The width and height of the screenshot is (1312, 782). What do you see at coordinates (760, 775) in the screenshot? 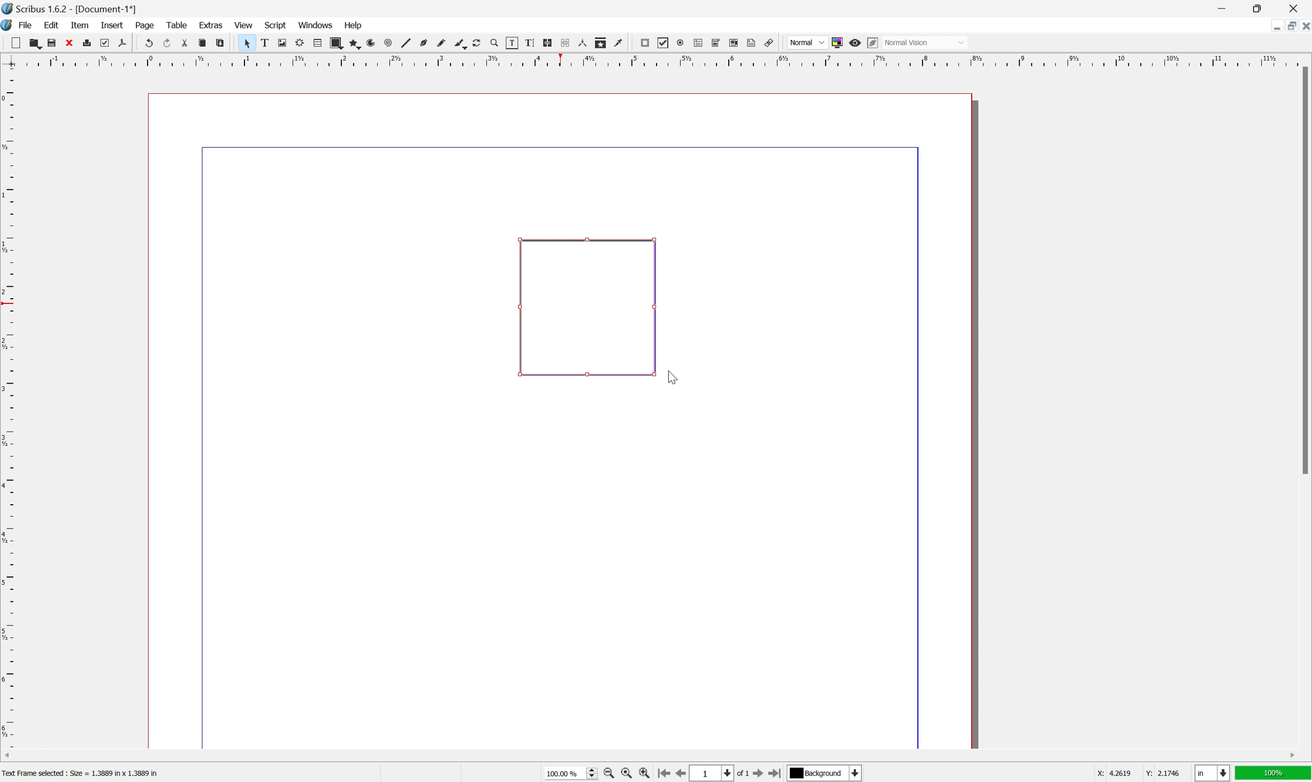
I see `go to next page` at bounding box center [760, 775].